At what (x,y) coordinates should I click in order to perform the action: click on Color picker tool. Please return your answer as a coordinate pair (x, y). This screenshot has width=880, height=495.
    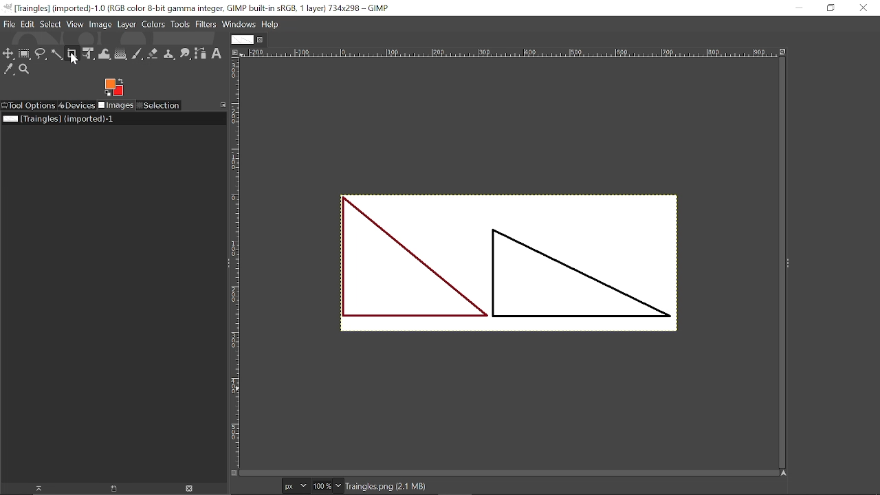
    Looking at the image, I should click on (9, 69).